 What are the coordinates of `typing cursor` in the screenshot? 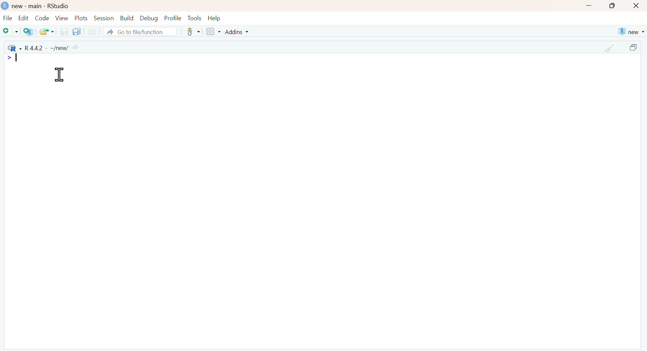 It's located at (14, 58).